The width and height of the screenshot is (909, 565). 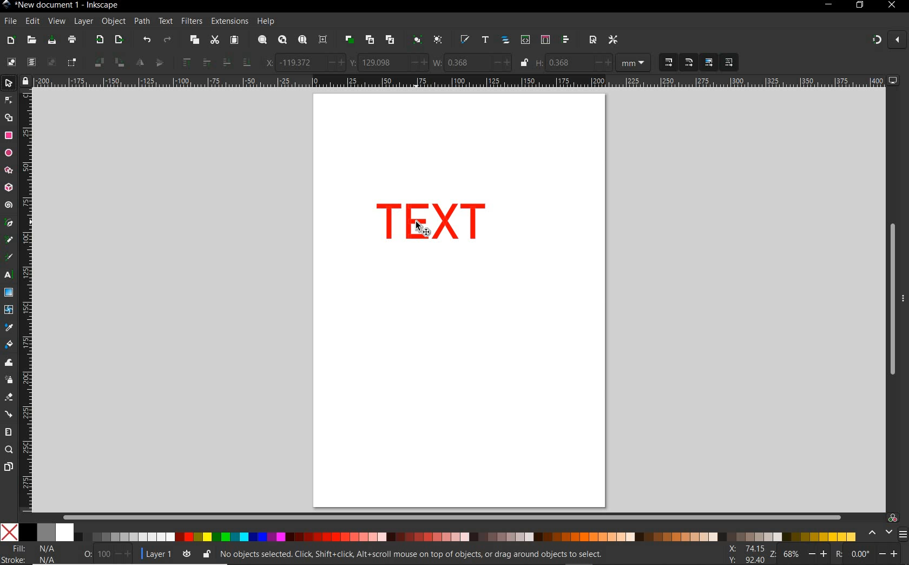 I want to click on LOCK OR UNLOCK CURRENT LAYER, so click(x=206, y=555).